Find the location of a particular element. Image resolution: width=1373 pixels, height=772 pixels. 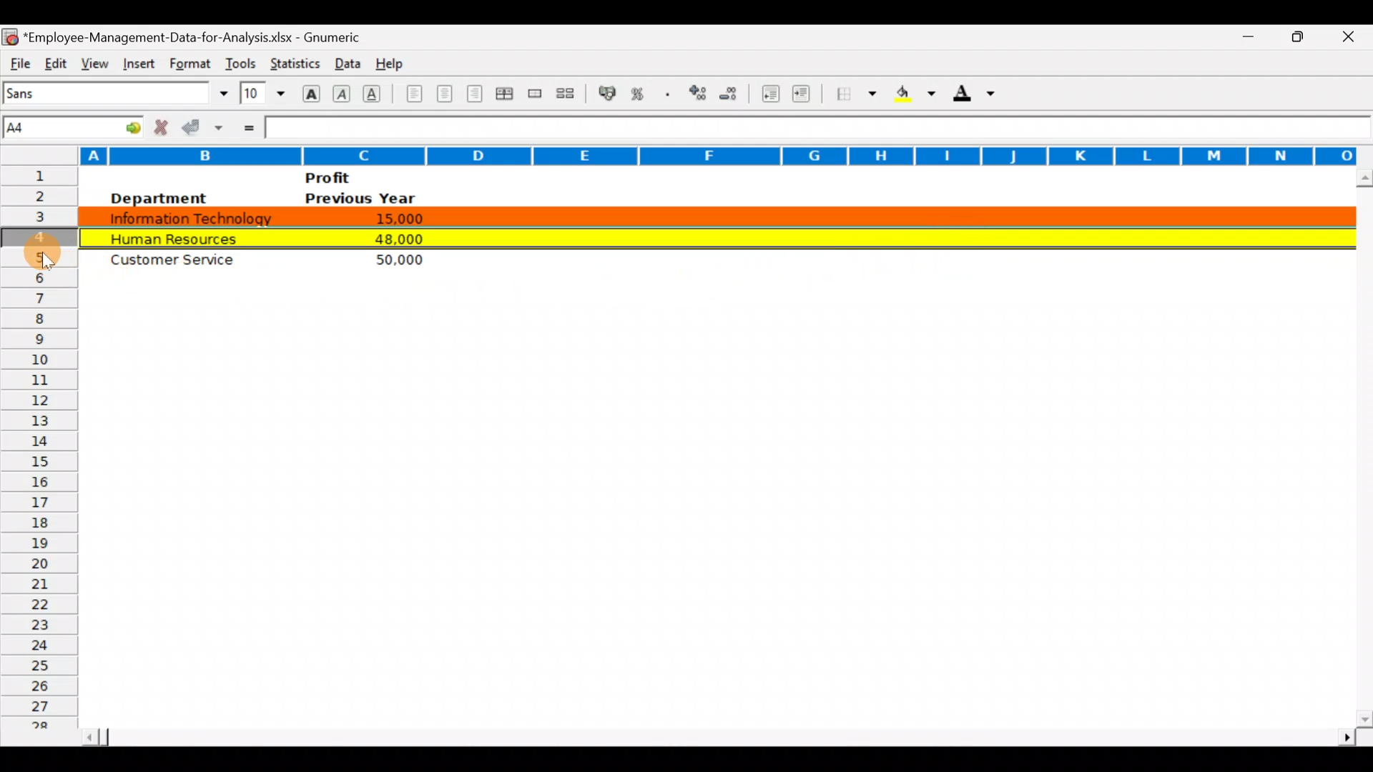

Centre horizontally is located at coordinates (446, 96).